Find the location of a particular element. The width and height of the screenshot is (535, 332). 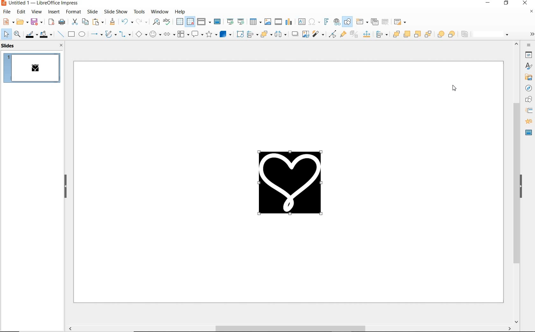

reverse is located at coordinates (465, 34).